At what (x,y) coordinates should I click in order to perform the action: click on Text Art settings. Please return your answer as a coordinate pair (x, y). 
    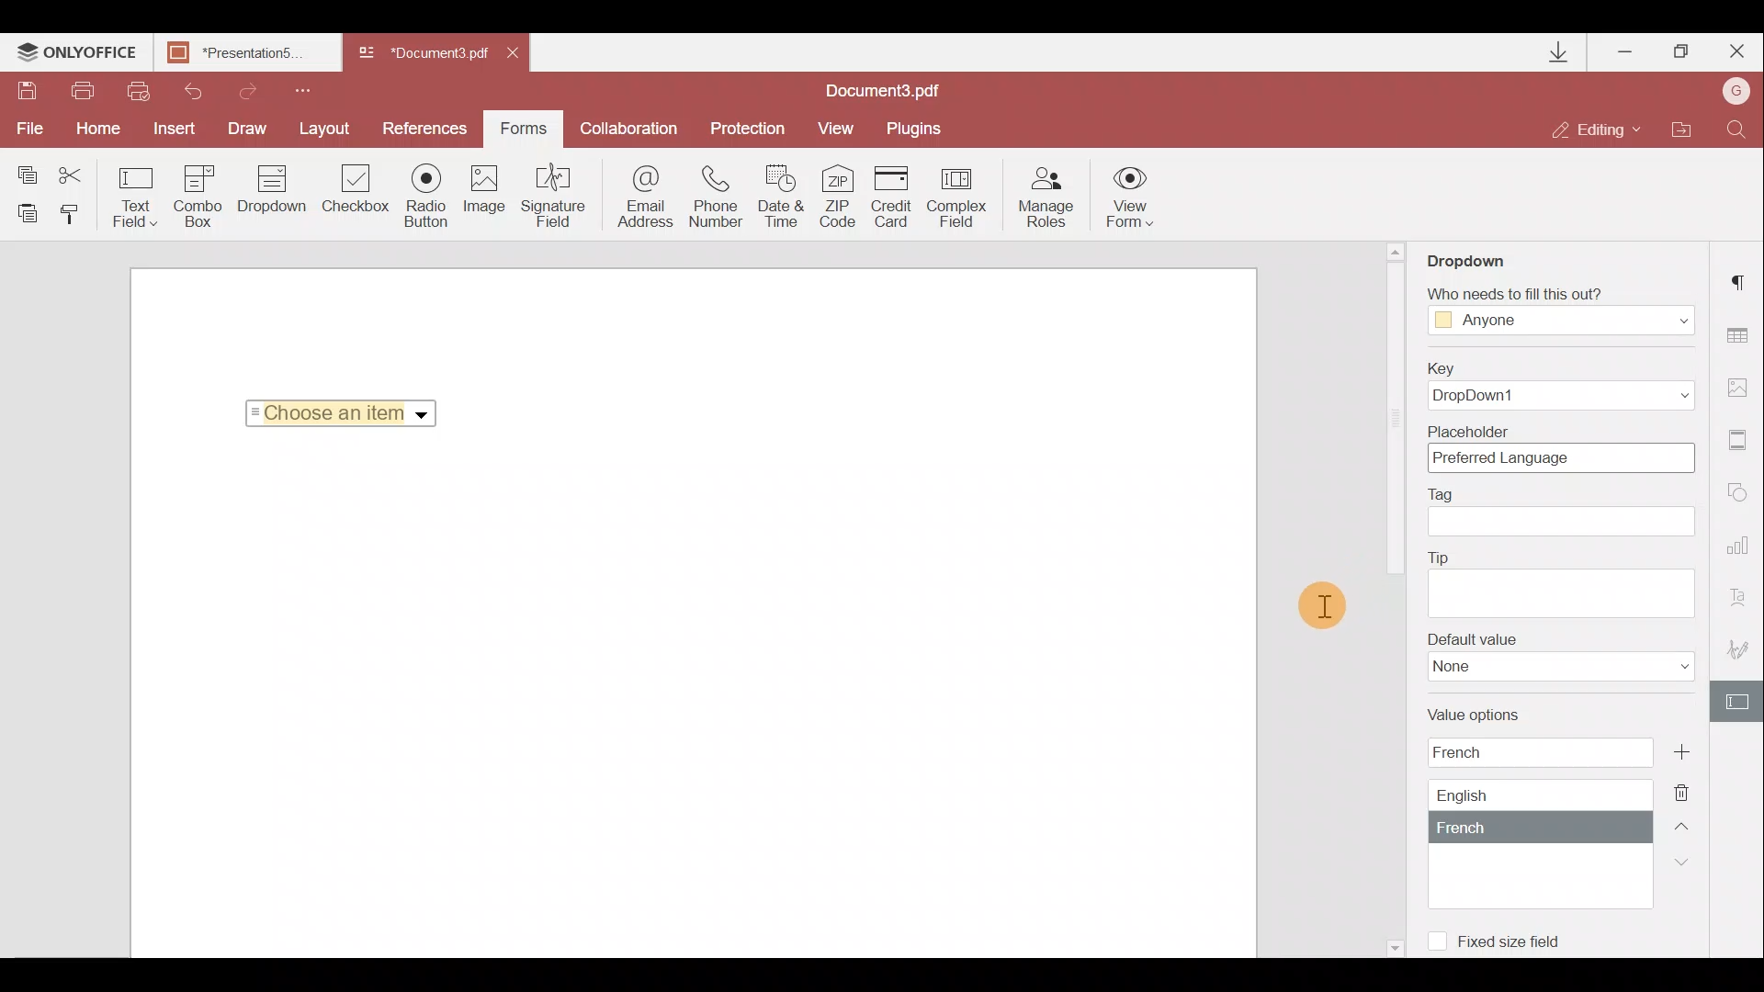
    Looking at the image, I should click on (1743, 603).